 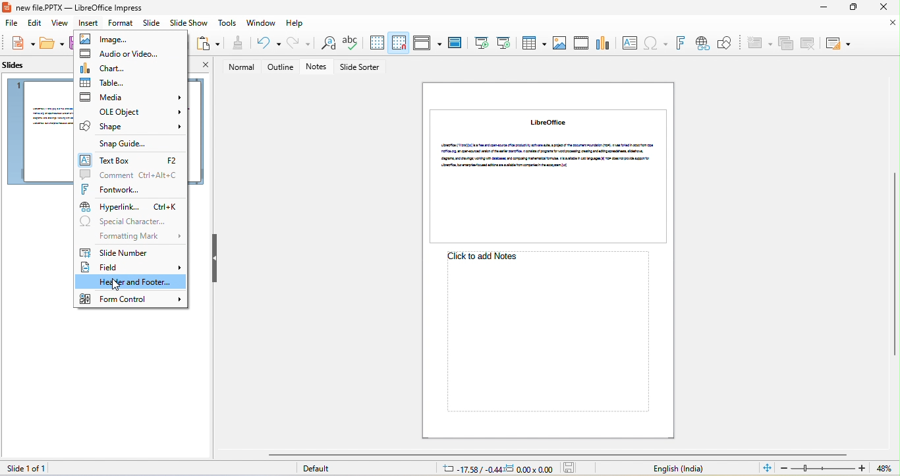 What do you see at coordinates (678, 469) in the screenshot?
I see `text language` at bounding box center [678, 469].